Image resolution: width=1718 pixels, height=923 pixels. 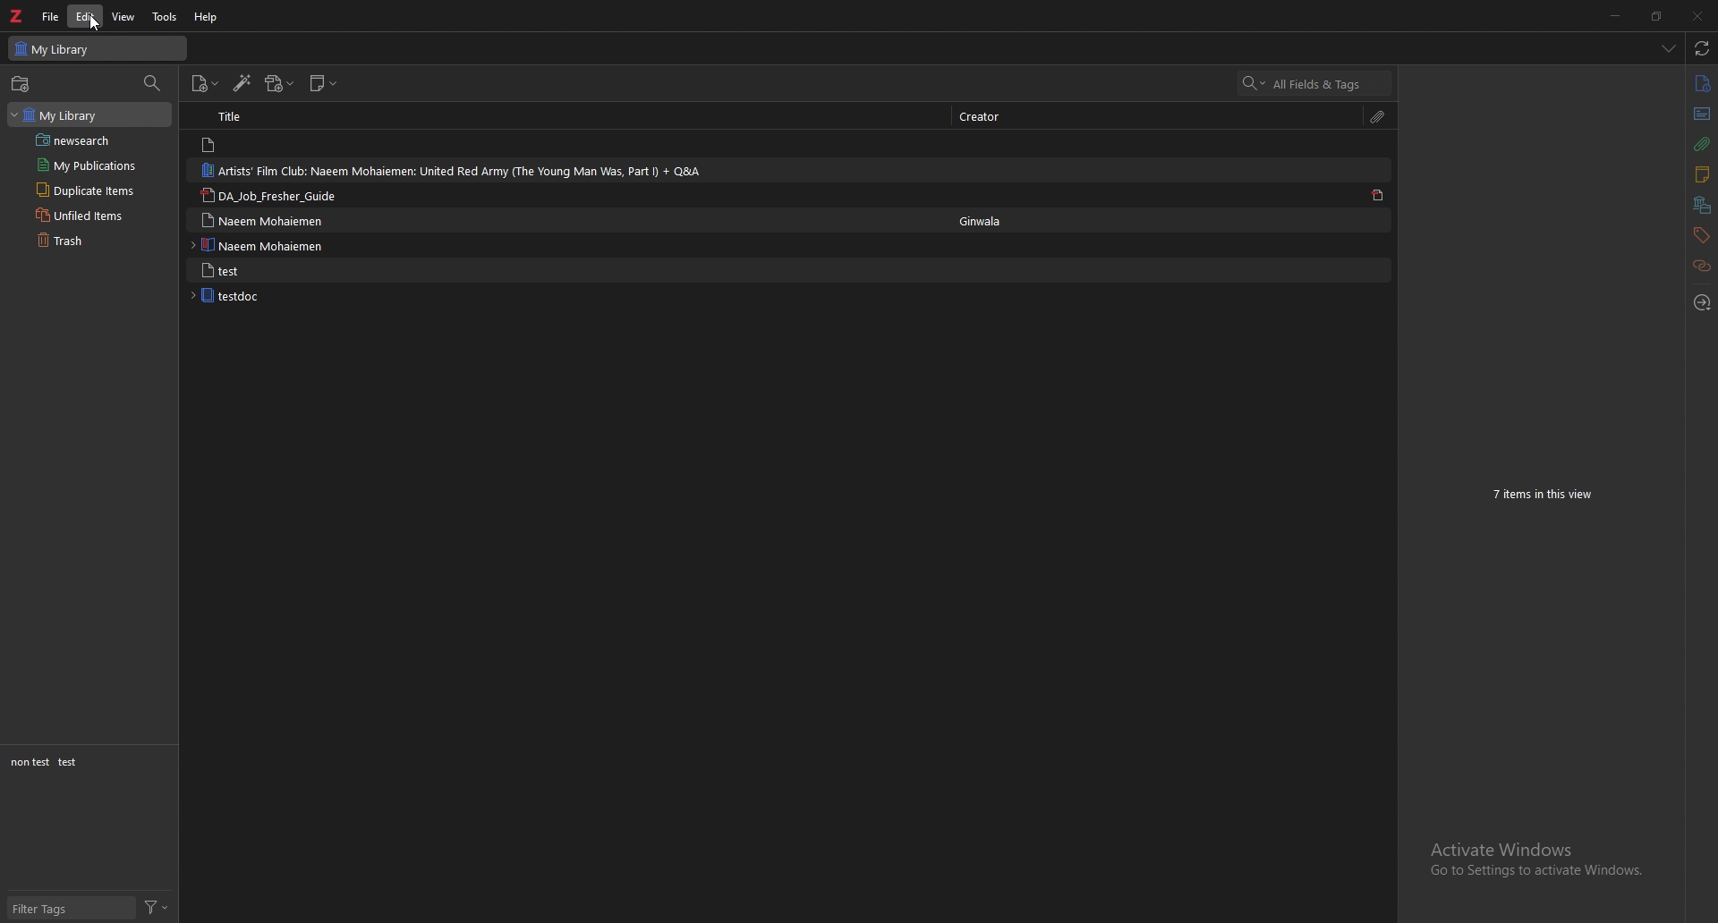 What do you see at coordinates (96, 140) in the screenshot?
I see `saved search` at bounding box center [96, 140].